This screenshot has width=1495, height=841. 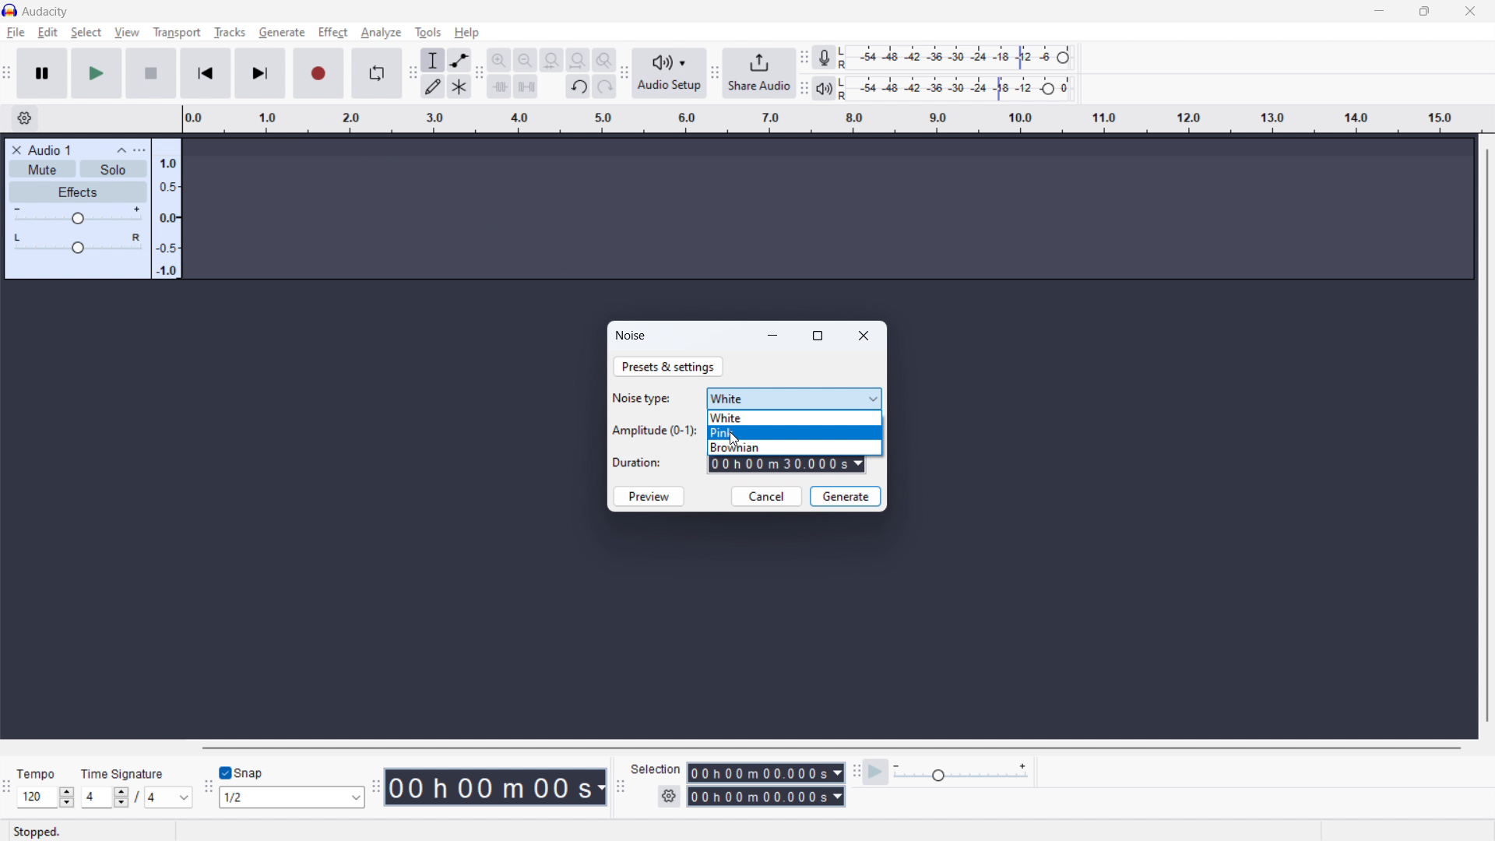 What do you see at coordinates (631, 336) in the screenshot?
I see `generate noise dialogbox` at bounding box center [631, 336].